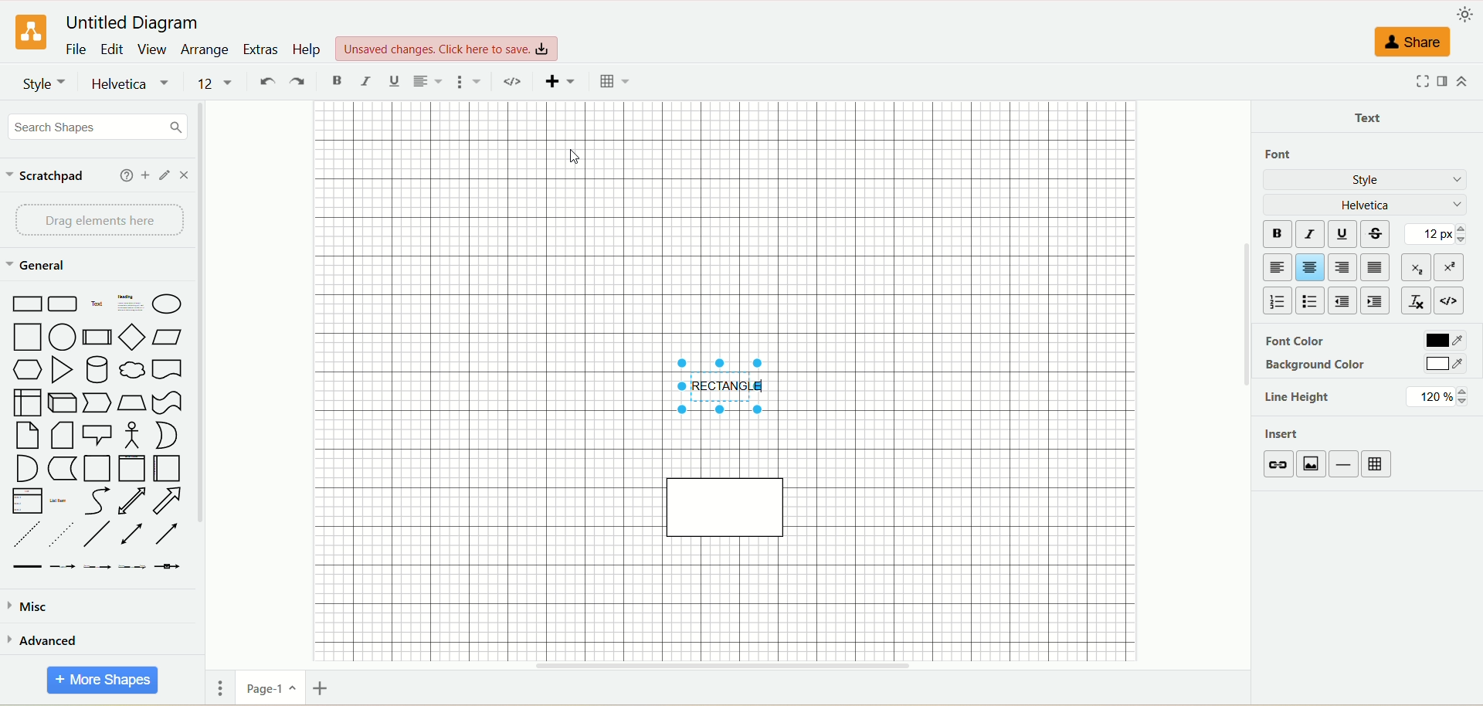 Image resolution: width=1483 pixels, height=706 pixels. What do you see at coordinates (97, 305) in the screenshot?
I see `text` at bounding box center [97, 305].